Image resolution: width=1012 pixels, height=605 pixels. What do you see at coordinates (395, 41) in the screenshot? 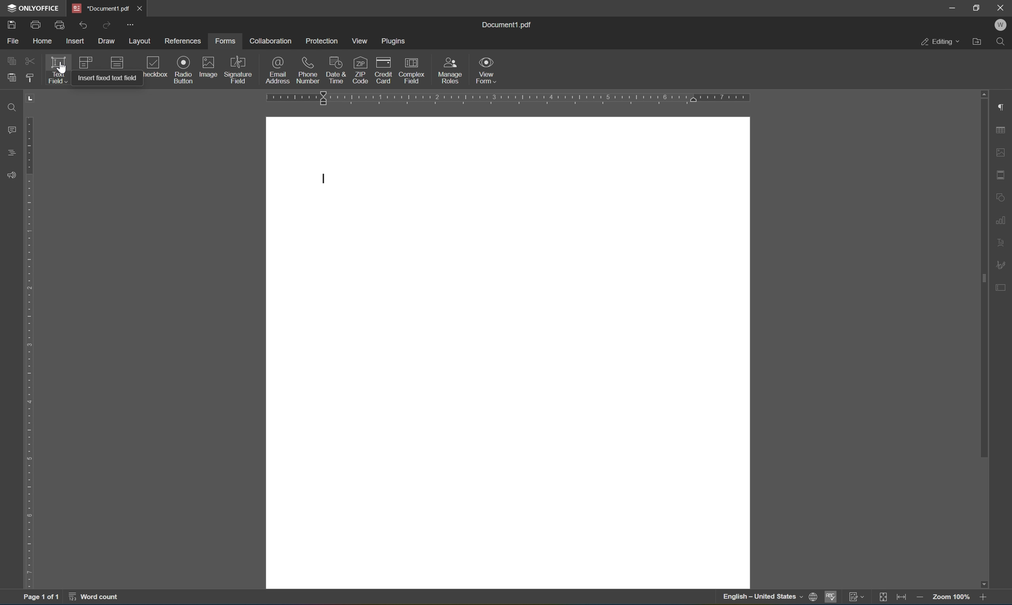
I see `plugins` at bounding box center [395, 41].